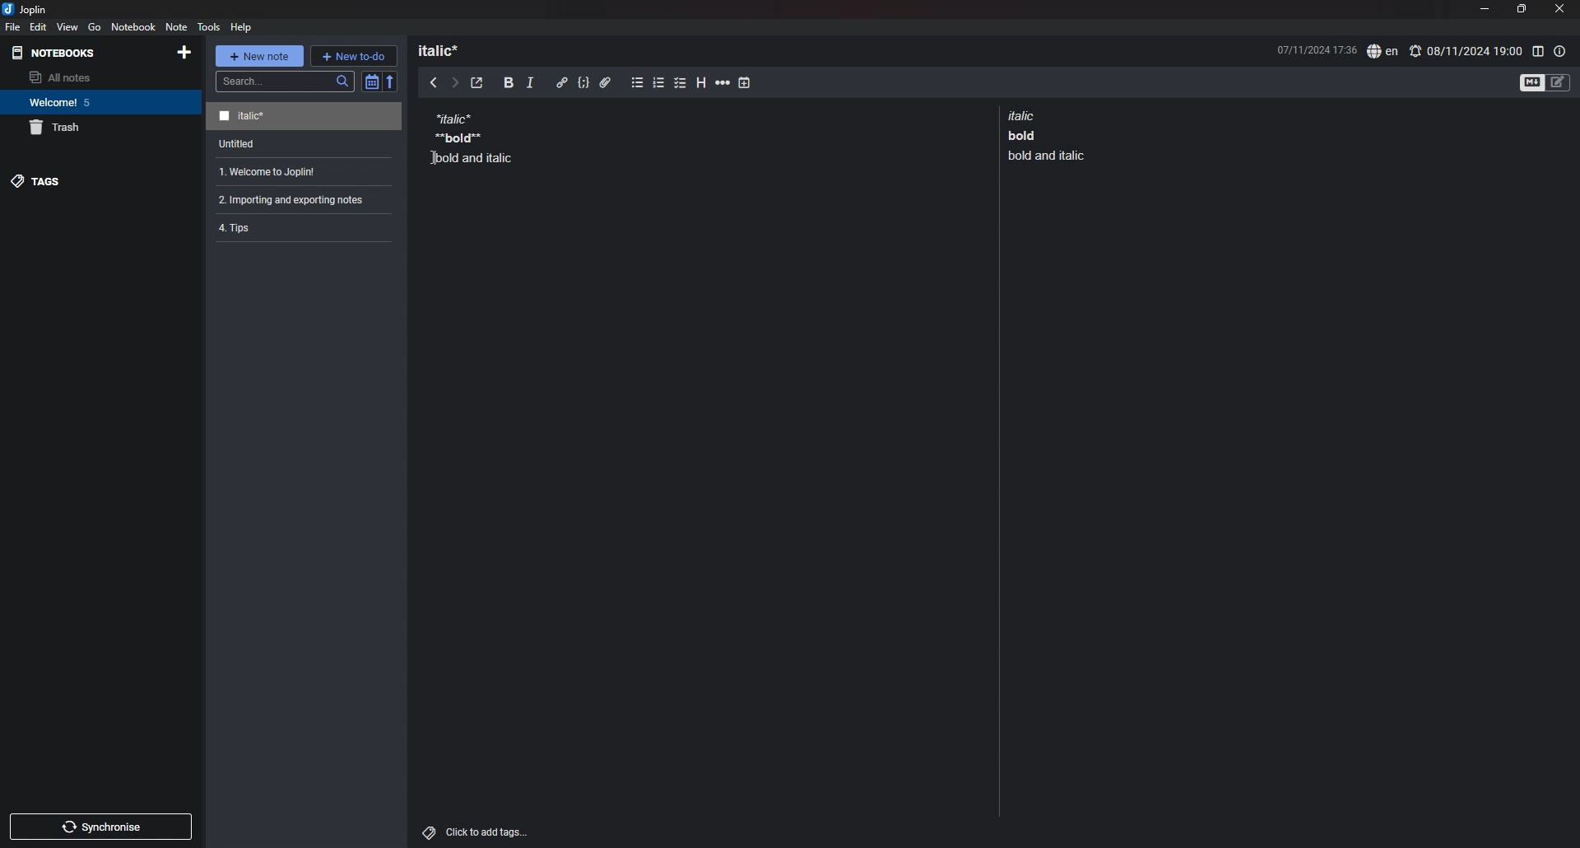 The width and height of the screenshot is (1580, 848). What do you see at coordinates (13, 26) in the screenshot?
I see `file` at bounding box center [13, 26].